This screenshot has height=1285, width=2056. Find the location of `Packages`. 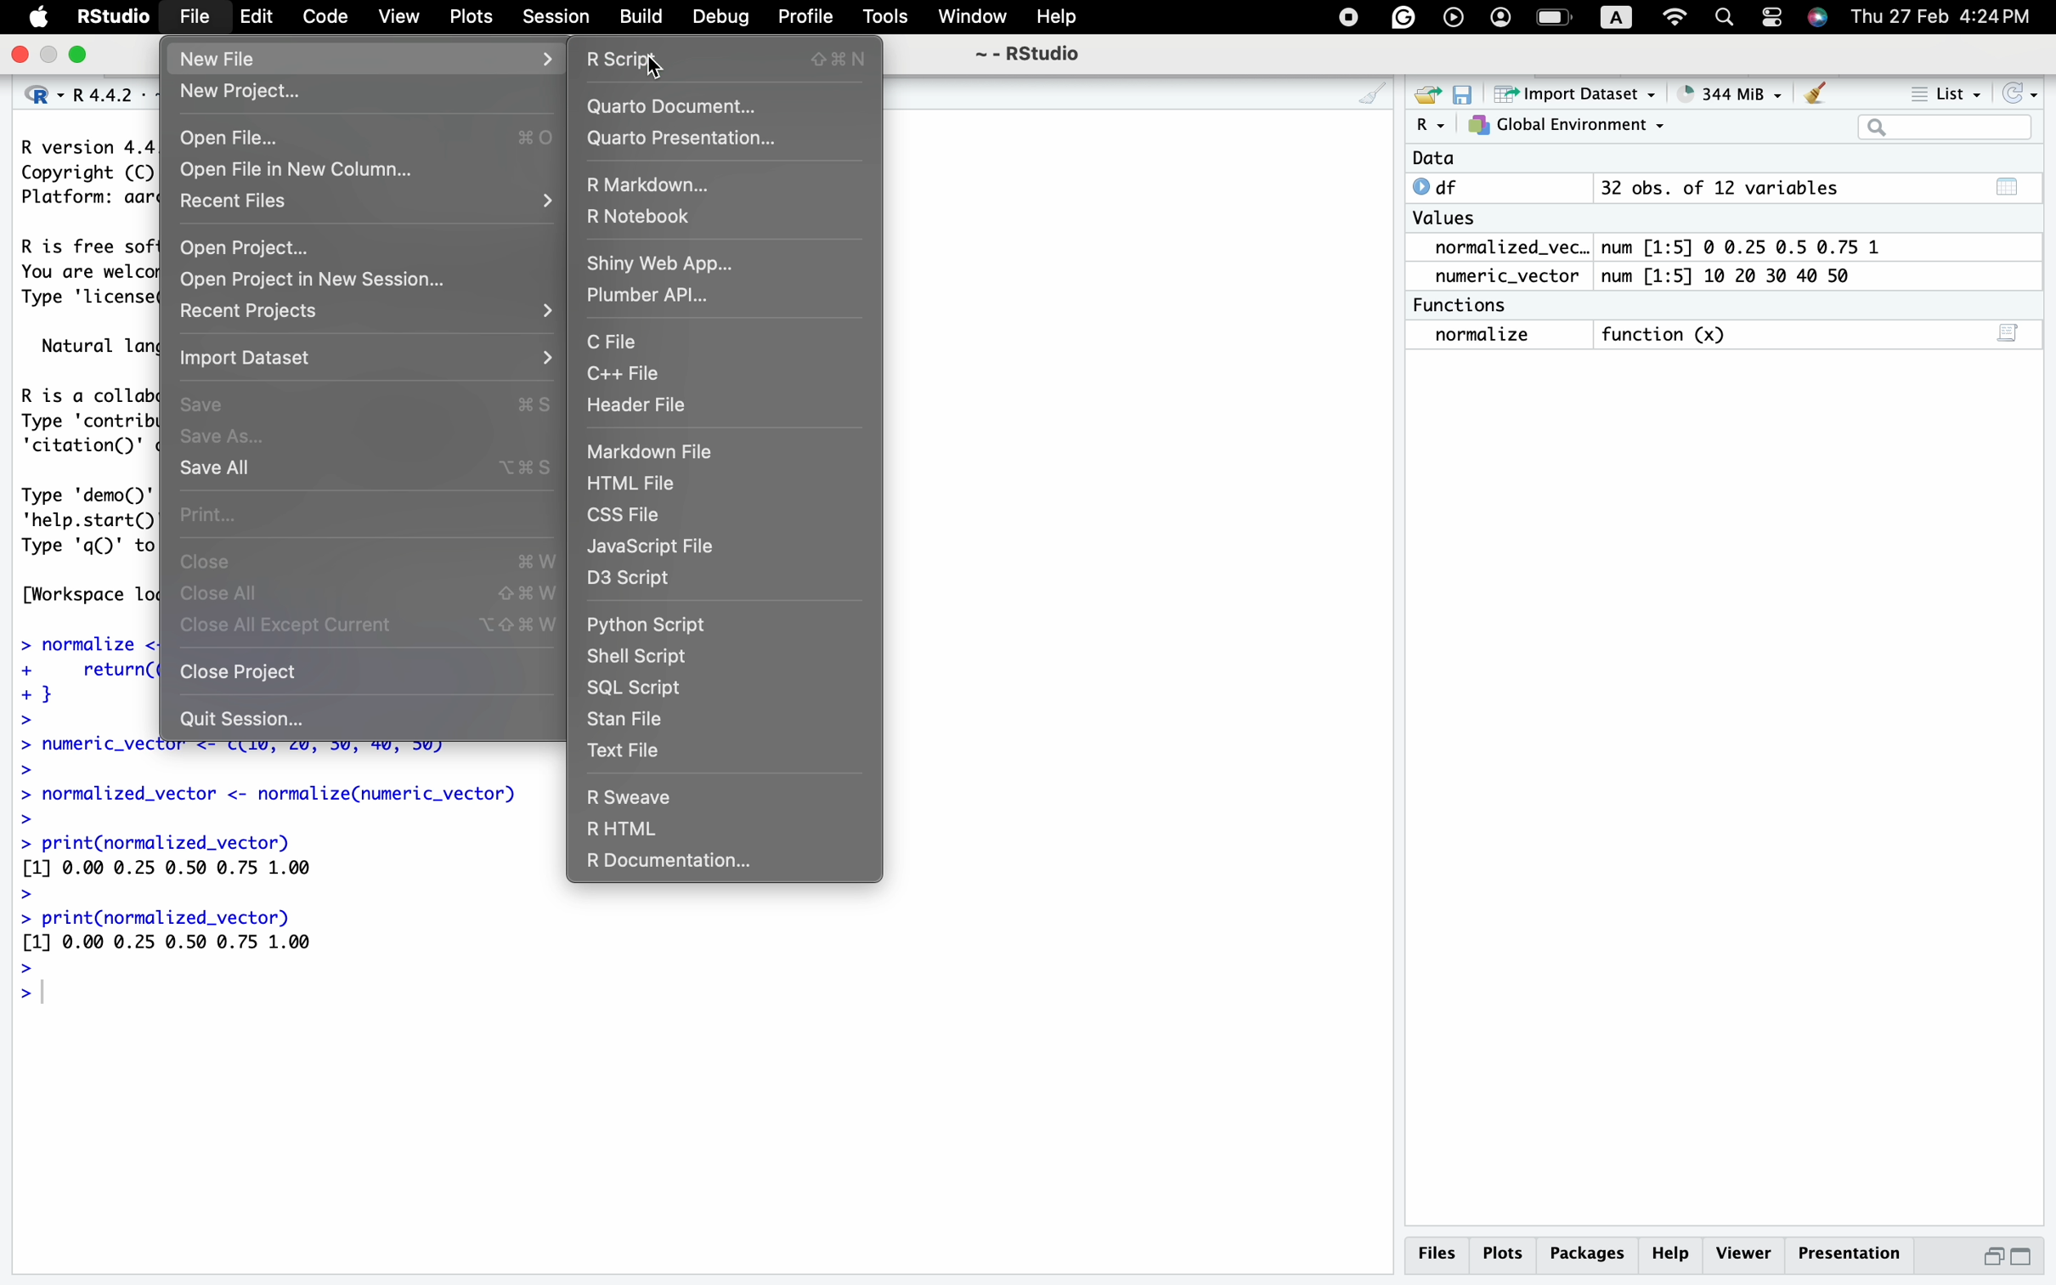

Packages is located at coordinates (1589, 1257).